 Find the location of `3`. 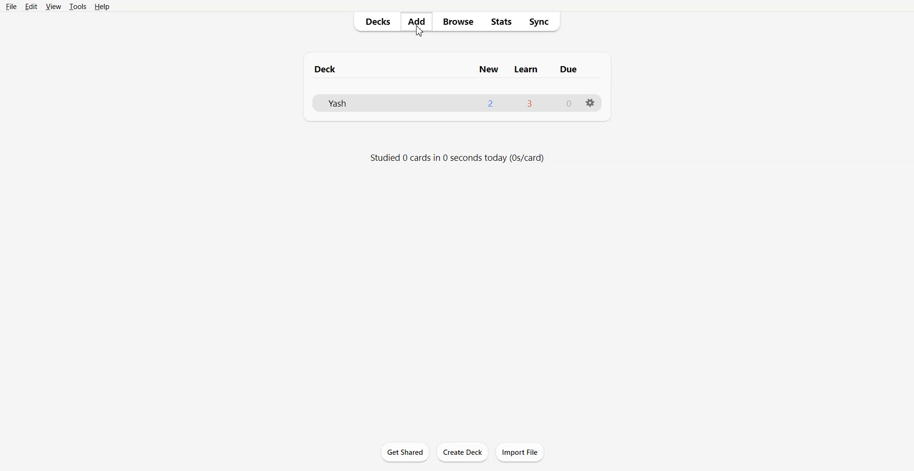

3 is located at coordinates (530, 104).